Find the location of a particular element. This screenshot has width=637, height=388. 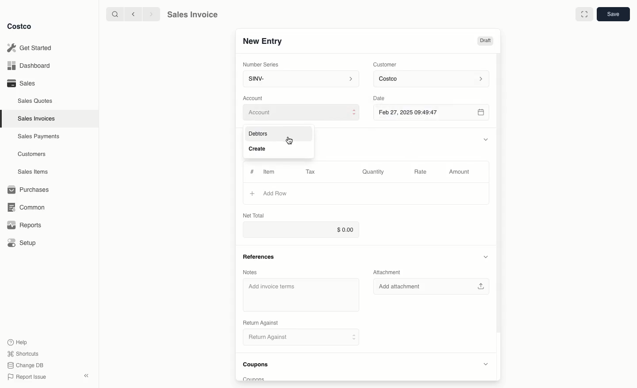

‘Return Against is located at coordinates (260, 323).